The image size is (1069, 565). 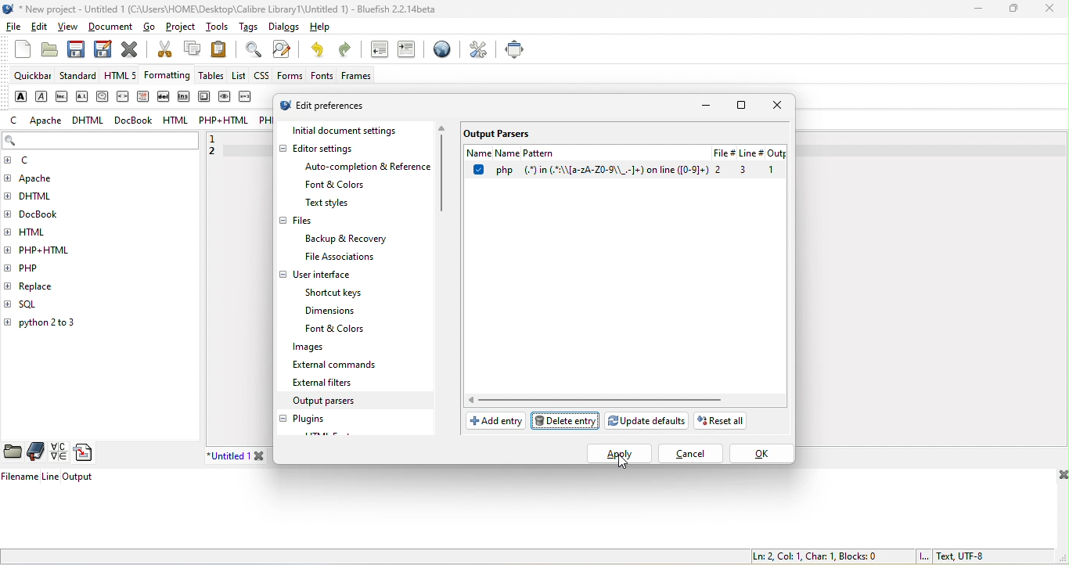 I want to click on document, so click(x=113, y=27).